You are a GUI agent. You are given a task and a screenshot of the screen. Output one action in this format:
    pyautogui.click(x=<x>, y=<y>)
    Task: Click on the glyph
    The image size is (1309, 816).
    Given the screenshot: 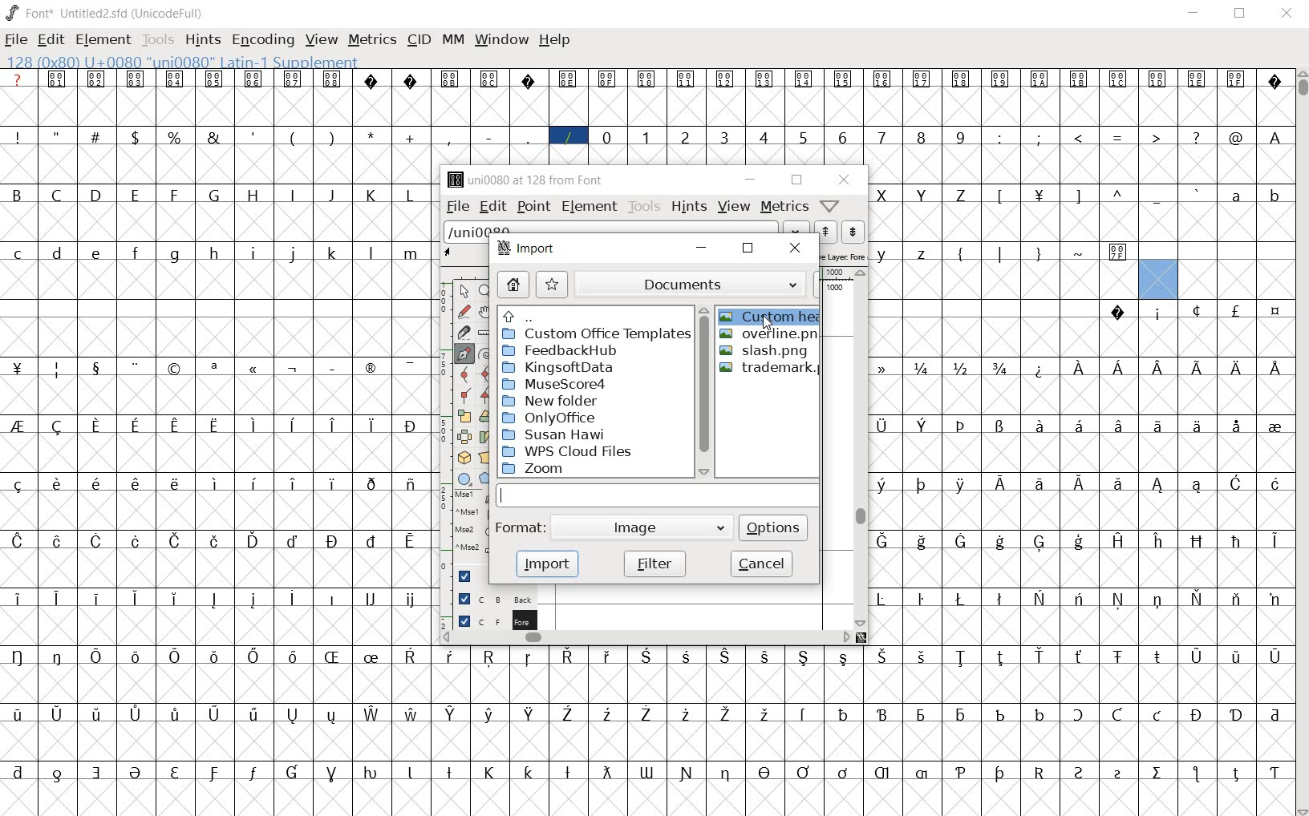 What is the action you would take?
    pyautogui.click(x=1040, y=543)
    